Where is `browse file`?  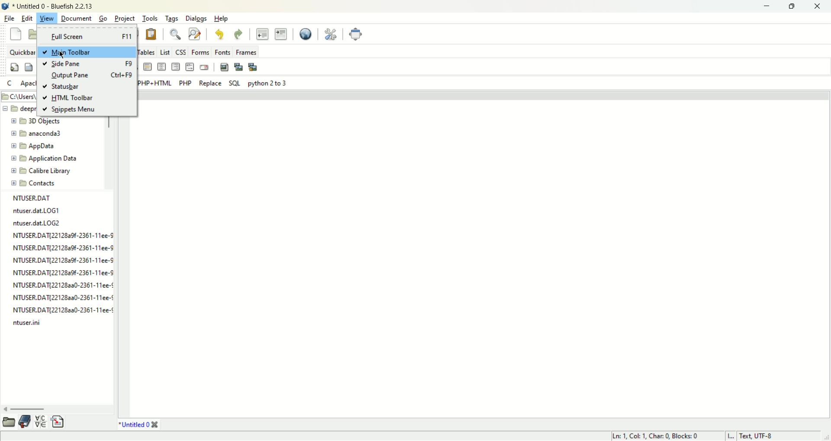 browse file is located at coordinates (11, 422).